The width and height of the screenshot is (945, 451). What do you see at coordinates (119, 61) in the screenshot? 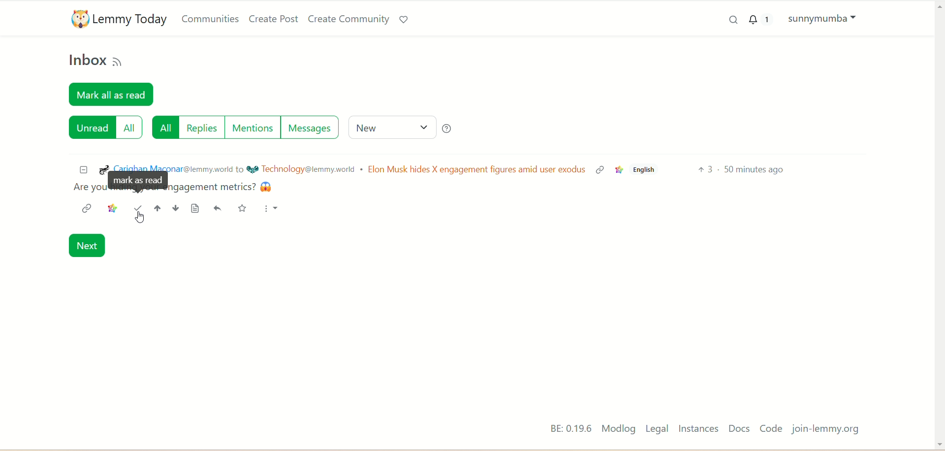
I see `RSS` at bounding box center [119, 61].